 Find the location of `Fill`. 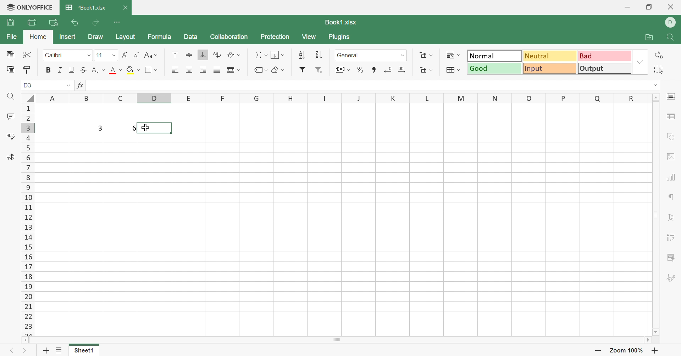

Fill is located at coordinates (278, 56).